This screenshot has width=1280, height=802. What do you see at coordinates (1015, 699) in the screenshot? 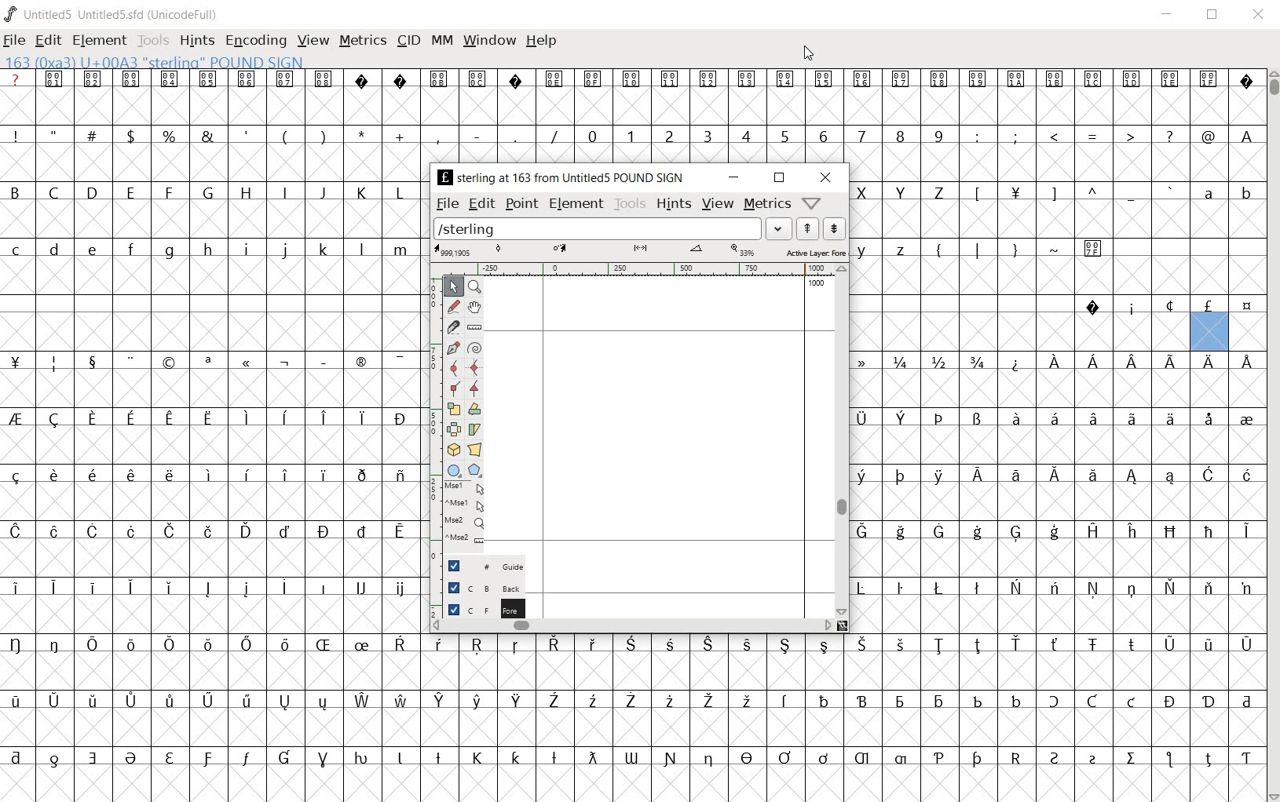
I see `Symbol` at bounding box center [1015, 699].